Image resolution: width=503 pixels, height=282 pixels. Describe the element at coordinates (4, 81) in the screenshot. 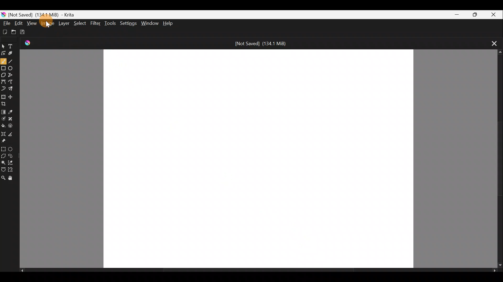

I see `Bezier curve tool` at that location.